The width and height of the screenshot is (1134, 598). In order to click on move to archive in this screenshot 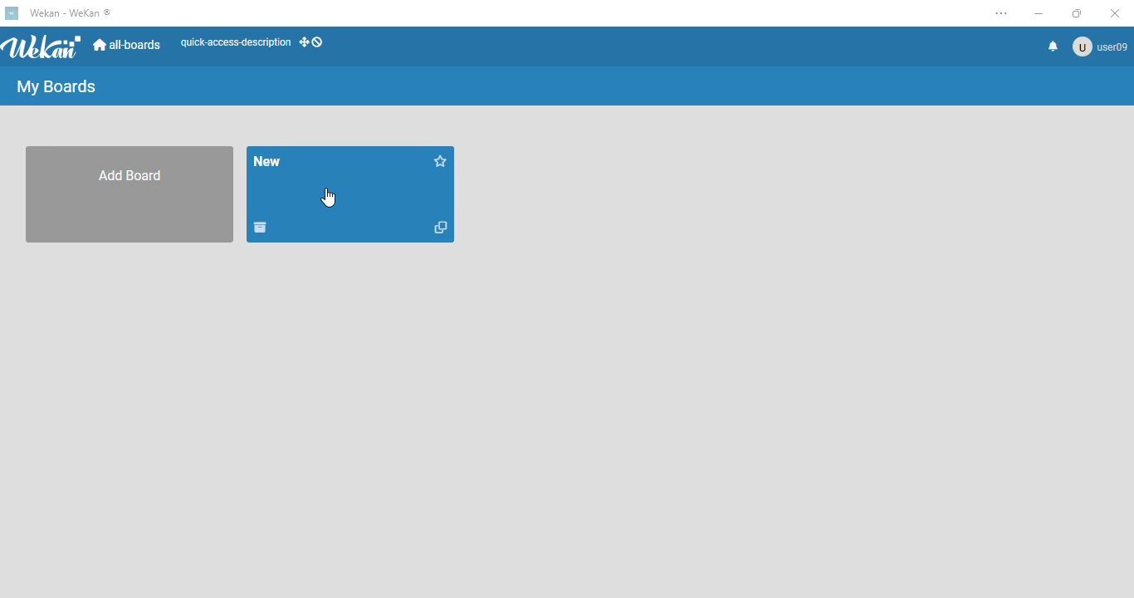, I will do `click(261, 228)`.